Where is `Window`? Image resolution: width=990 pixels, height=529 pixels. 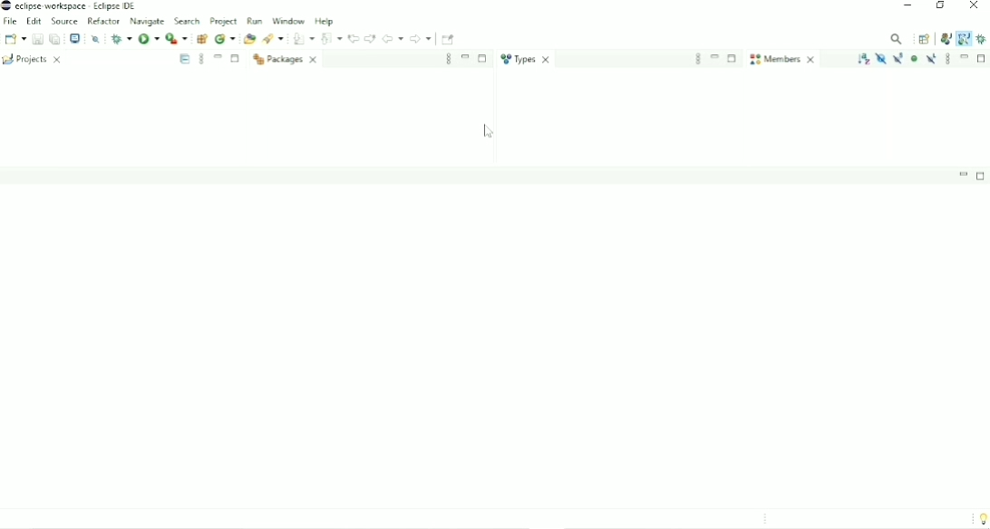 Window is located at coordinates (288, 21).